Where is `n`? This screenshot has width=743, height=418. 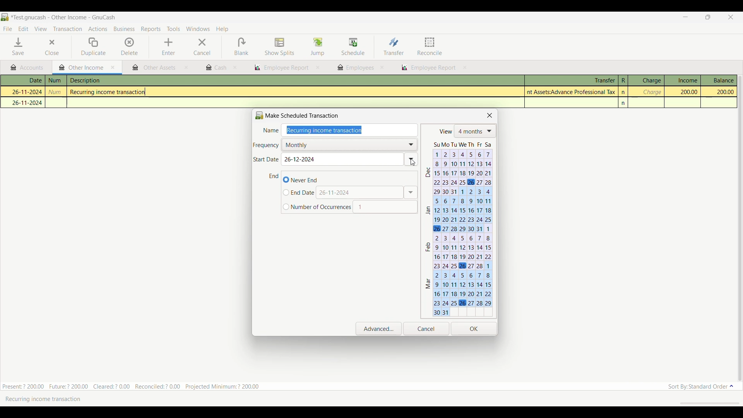
n is located at coordinates (624, 92).